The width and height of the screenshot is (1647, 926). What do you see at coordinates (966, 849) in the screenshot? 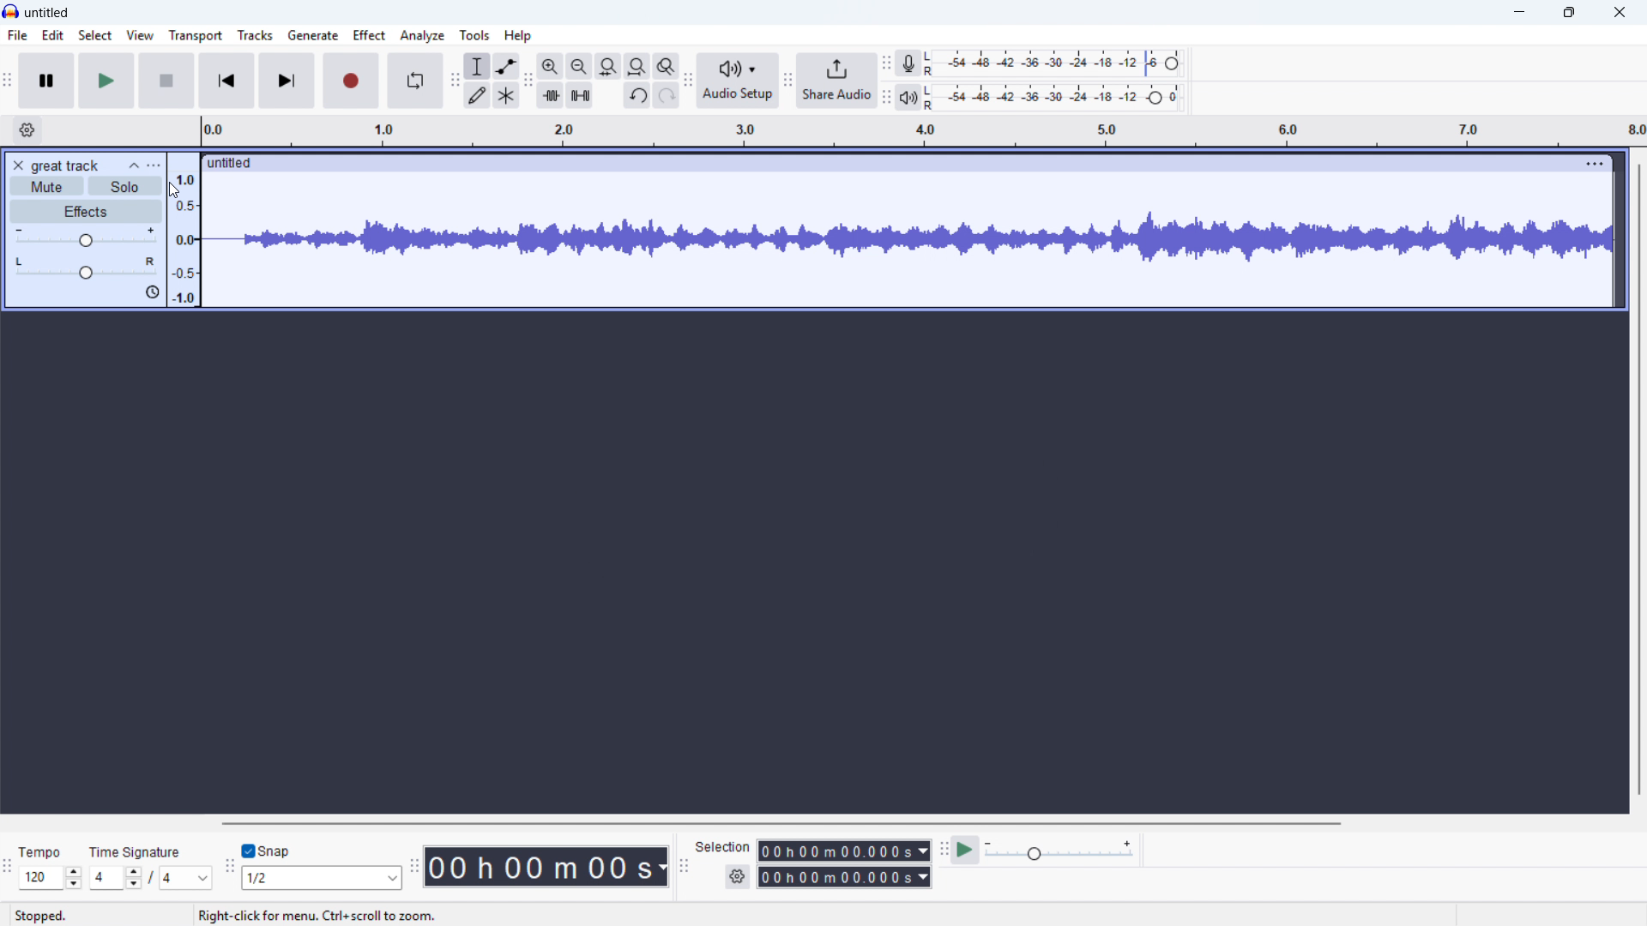
I see `Play at speed ` at bounding box center [966, 849].